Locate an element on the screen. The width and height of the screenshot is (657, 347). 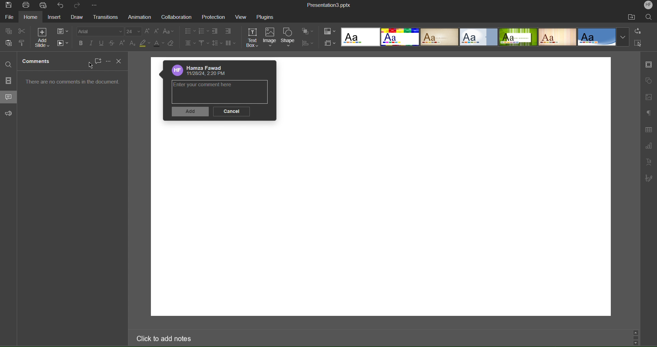
Bold is located at coordinates (82, 43).